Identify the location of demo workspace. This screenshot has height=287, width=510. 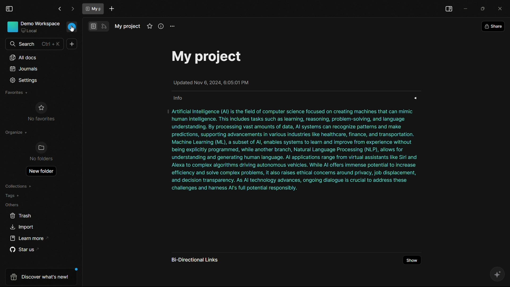
(34, 27).